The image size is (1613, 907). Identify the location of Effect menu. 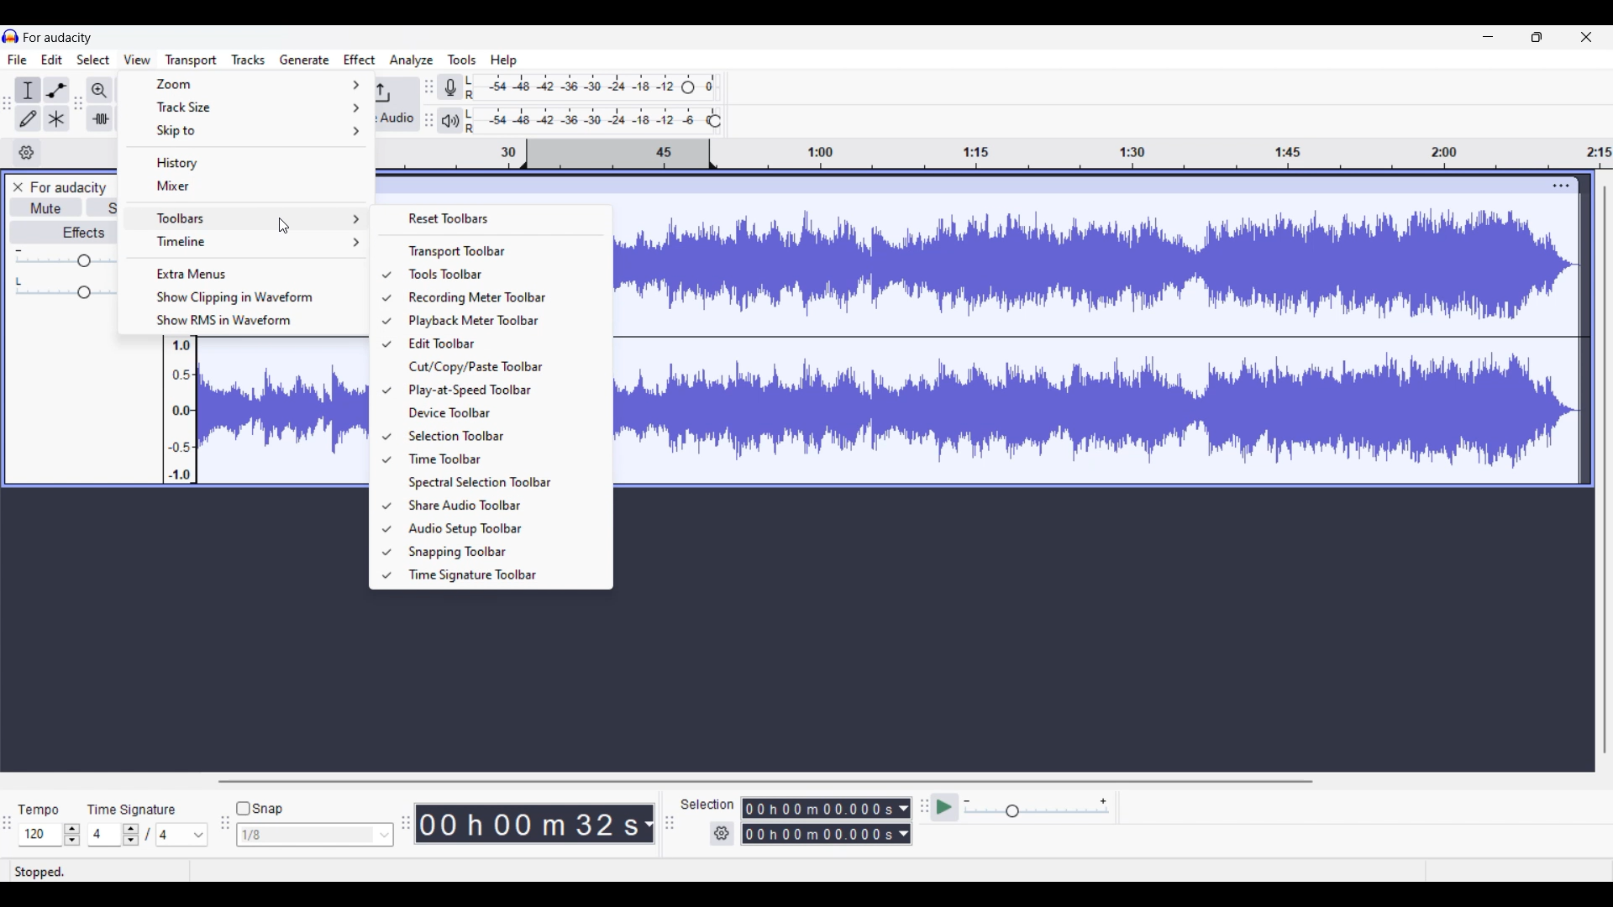
(360, 60).